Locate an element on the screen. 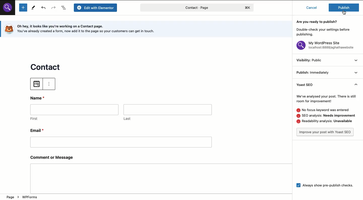 This screenshot has width=363, height=200. Redo is located at coordinates (54, 8).